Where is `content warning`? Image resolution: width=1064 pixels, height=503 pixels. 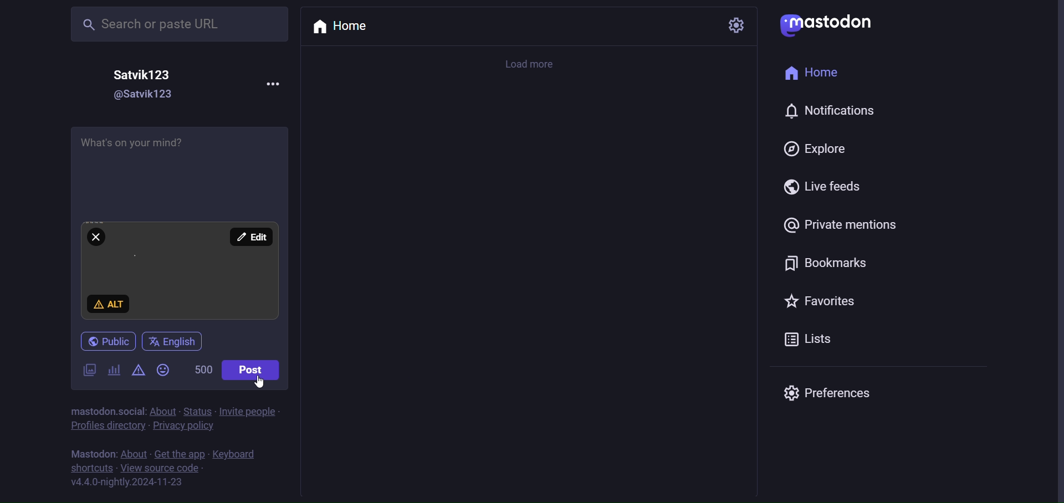 content warning is located at coordinates (139, 368).